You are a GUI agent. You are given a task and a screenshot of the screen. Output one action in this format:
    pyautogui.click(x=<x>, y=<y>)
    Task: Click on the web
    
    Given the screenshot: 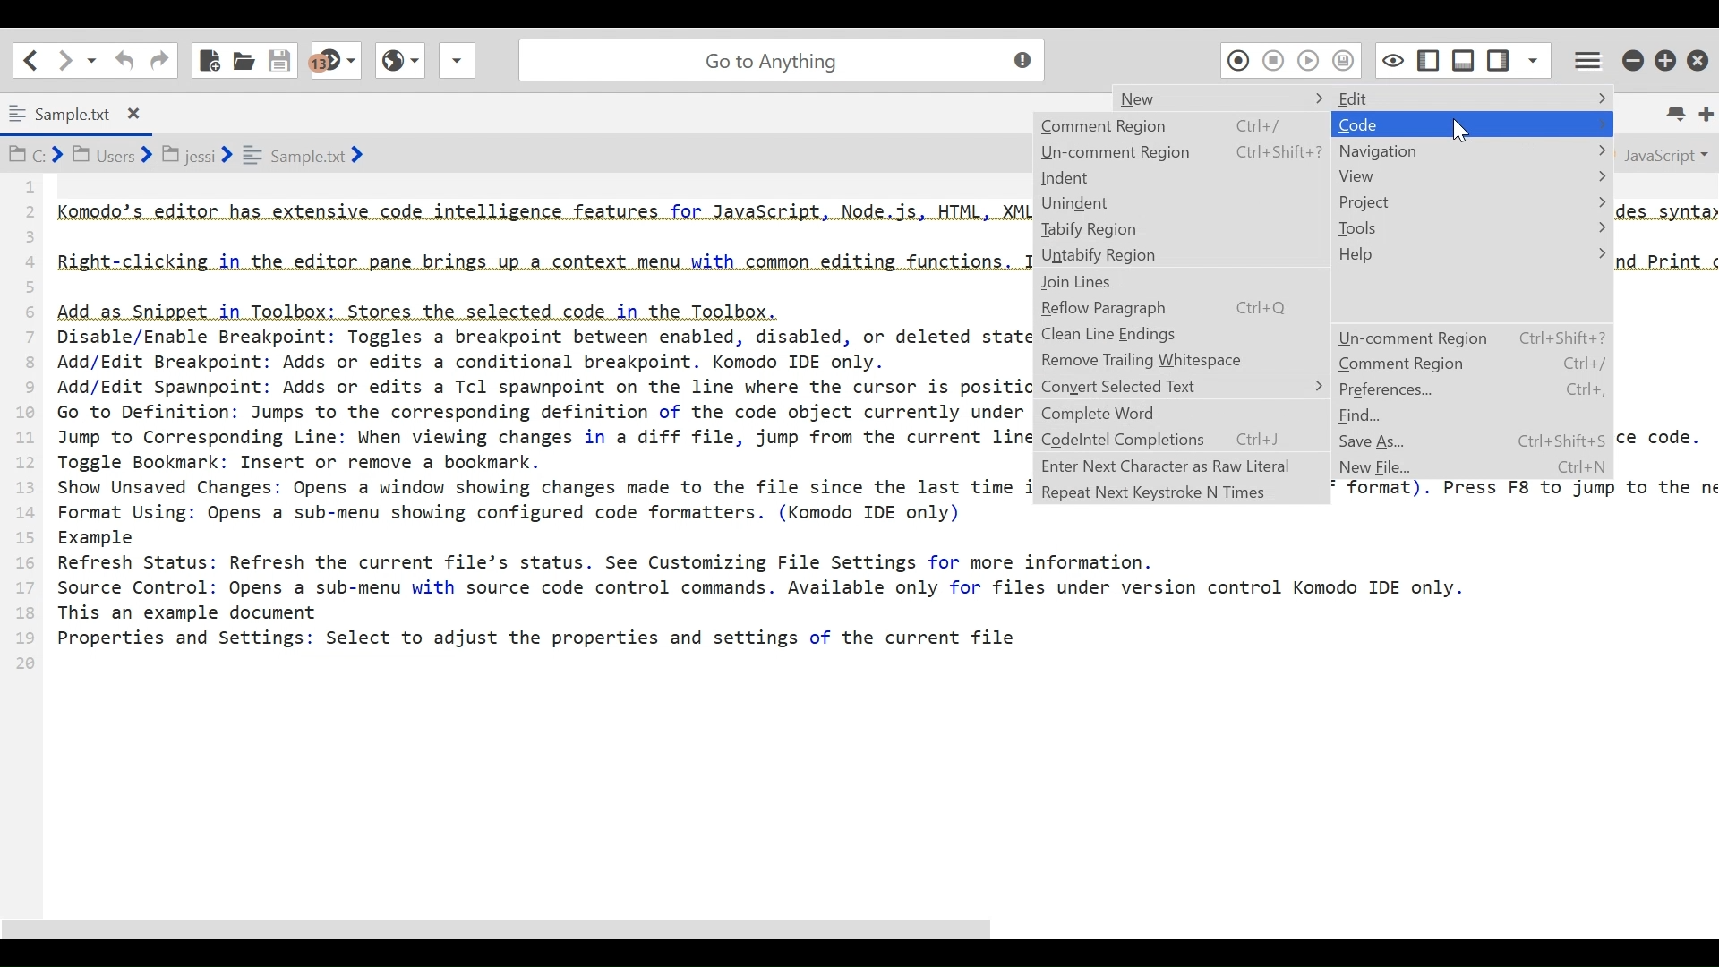 What is the action you would take?
    pyautogui.click(x=398, y=65)
    